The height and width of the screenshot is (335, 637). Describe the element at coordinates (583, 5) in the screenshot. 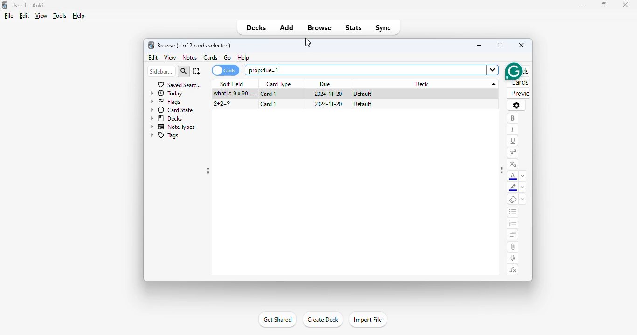

I see `minimize` at that location.